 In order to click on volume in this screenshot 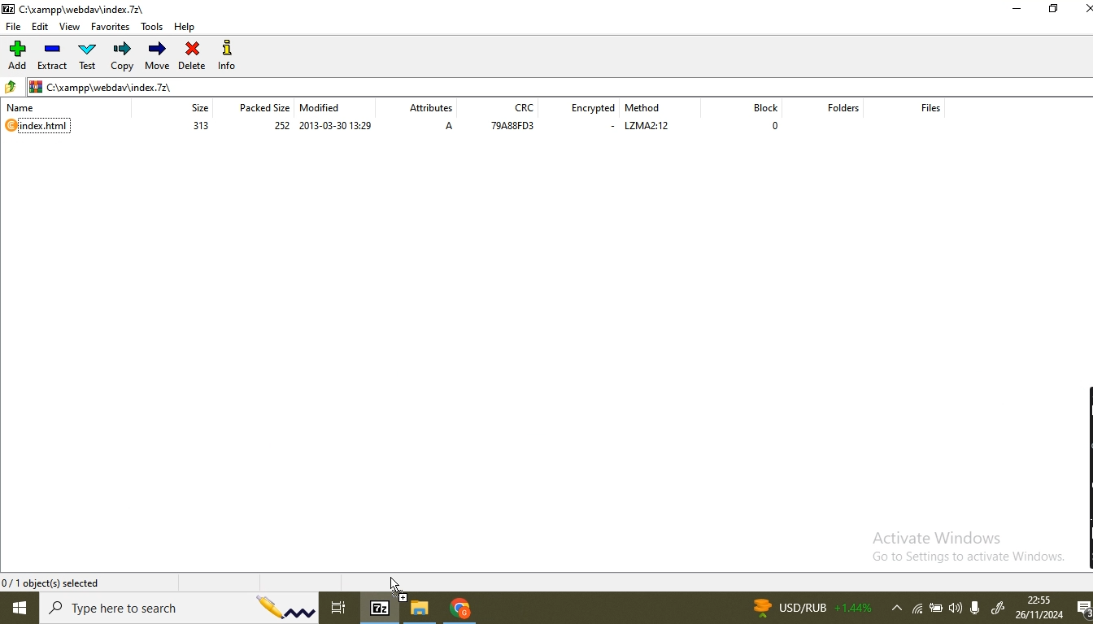, I will do `click(956, 608)`.